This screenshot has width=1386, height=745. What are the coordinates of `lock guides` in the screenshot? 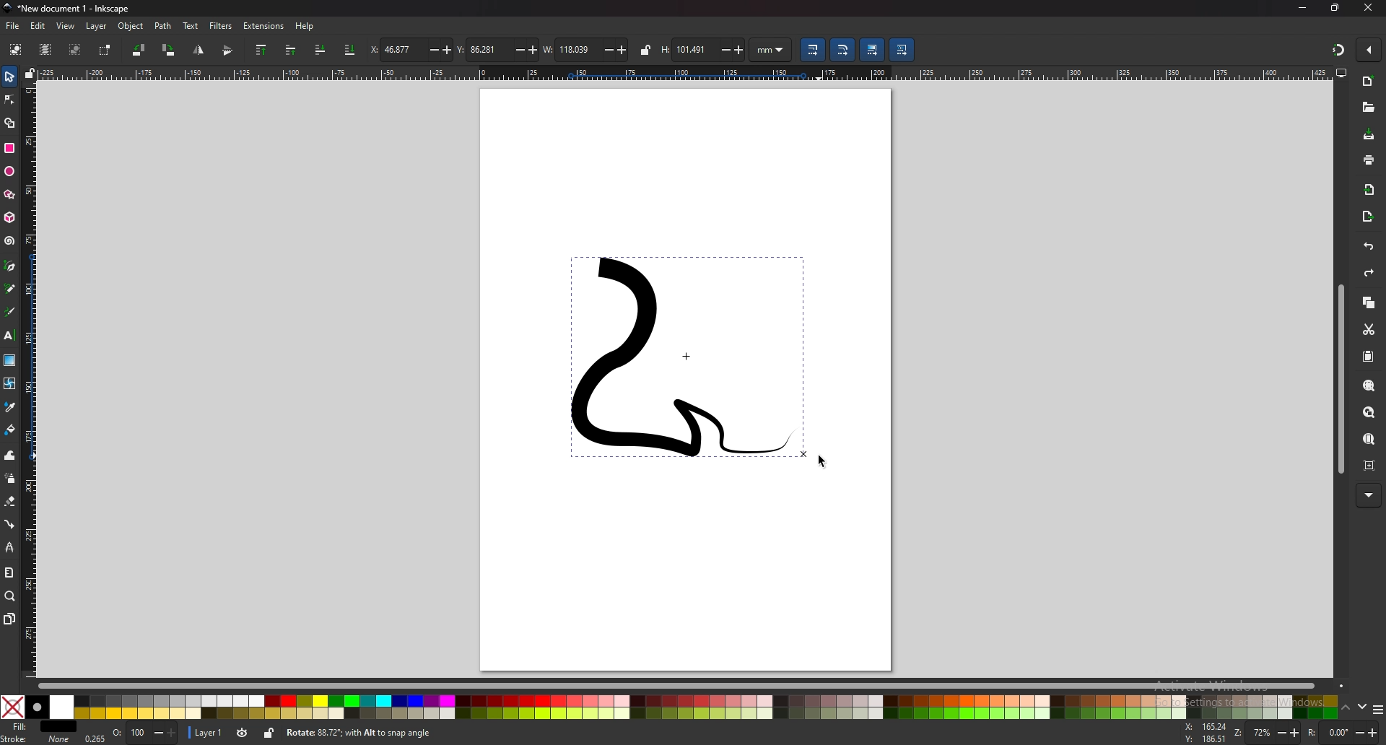 It's located at (30, 74).